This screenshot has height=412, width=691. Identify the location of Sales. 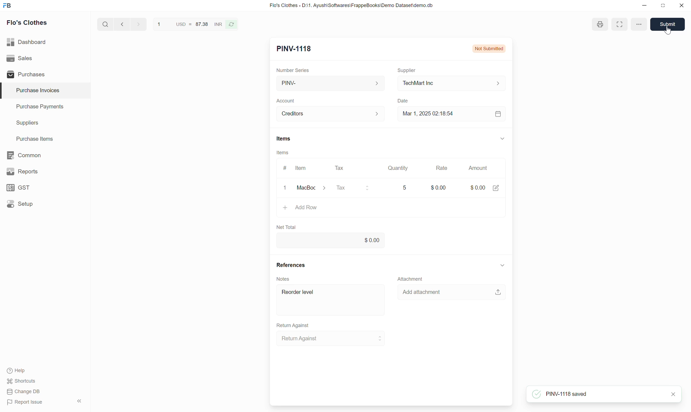
(45, 58).